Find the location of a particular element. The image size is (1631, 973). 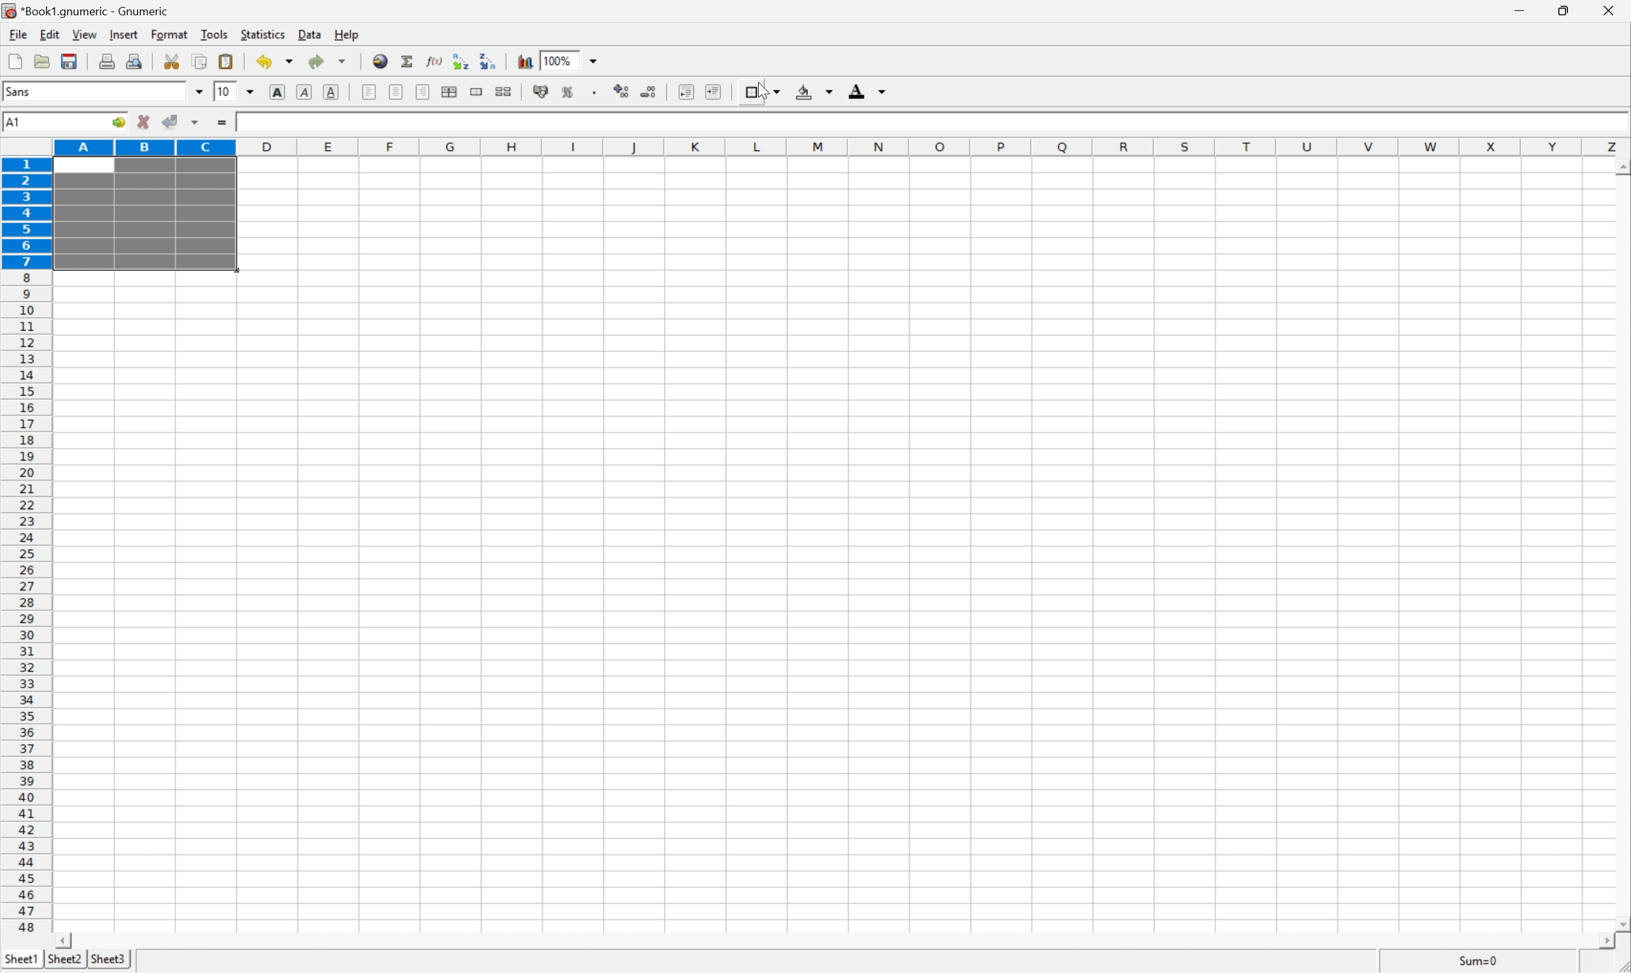

sheet3 is located at coordinates (108, 961).